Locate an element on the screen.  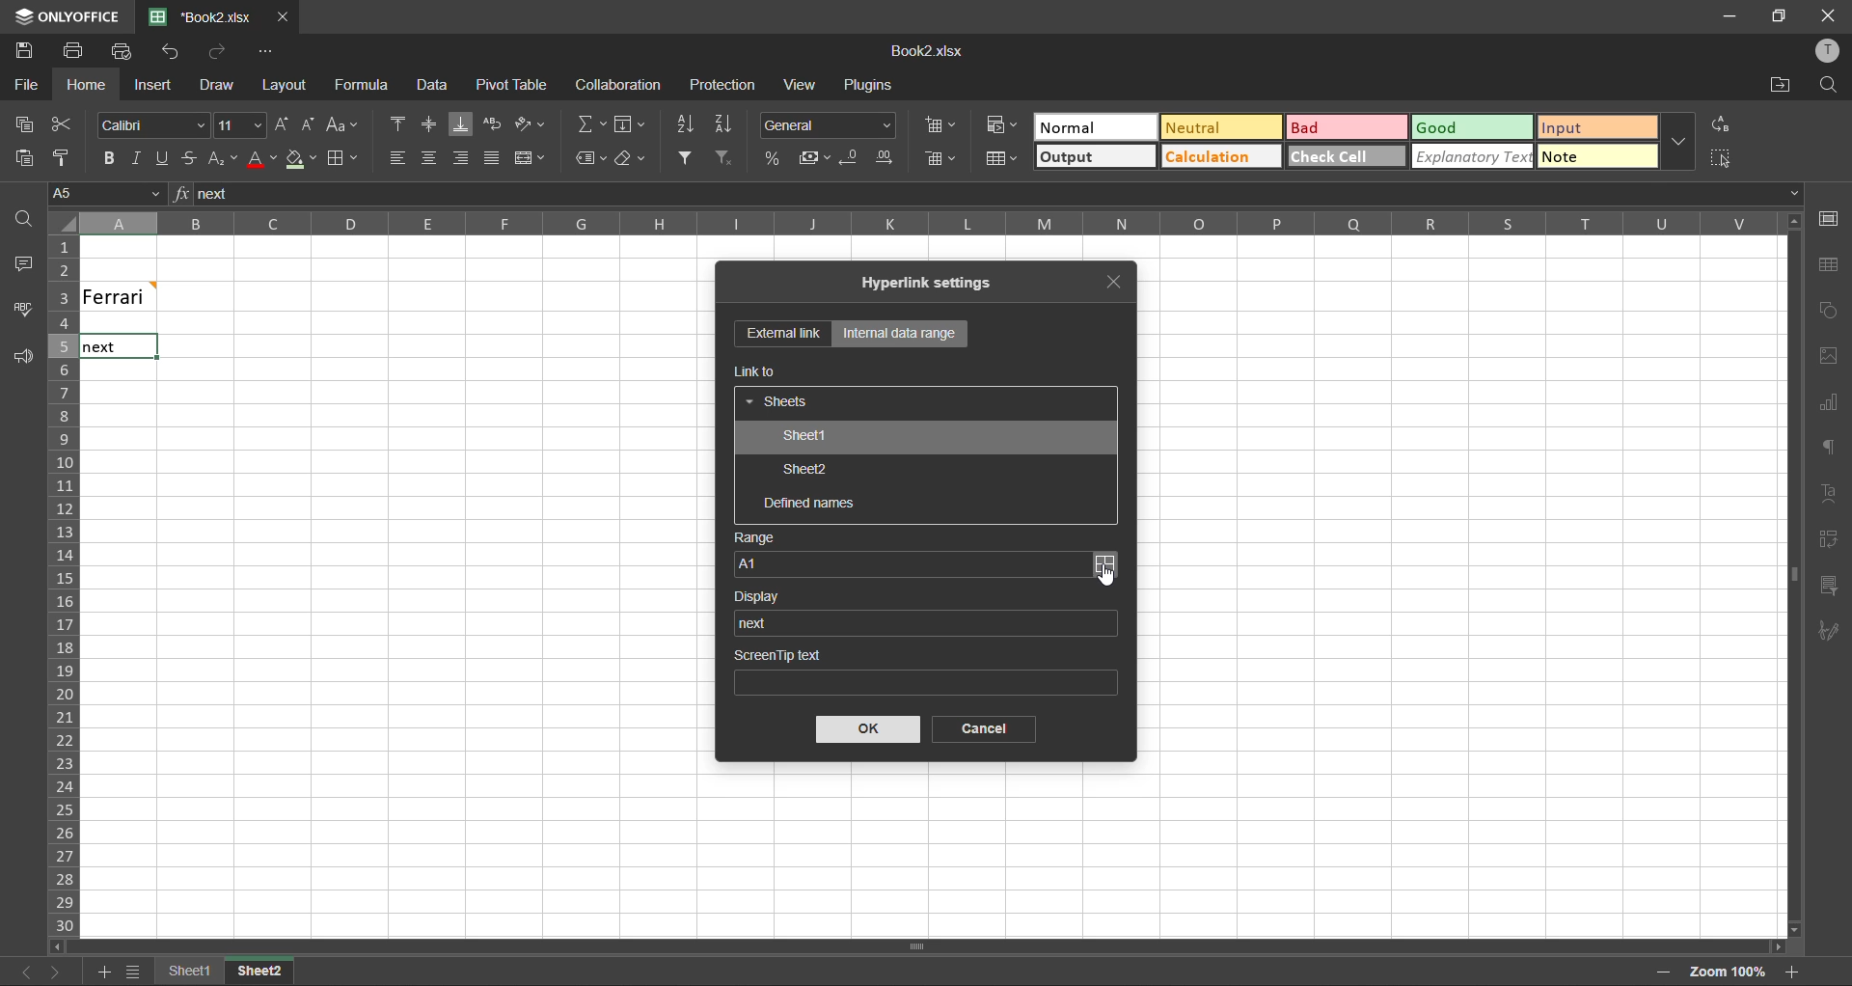
conditional formatting is located at coordinates (994, 125).